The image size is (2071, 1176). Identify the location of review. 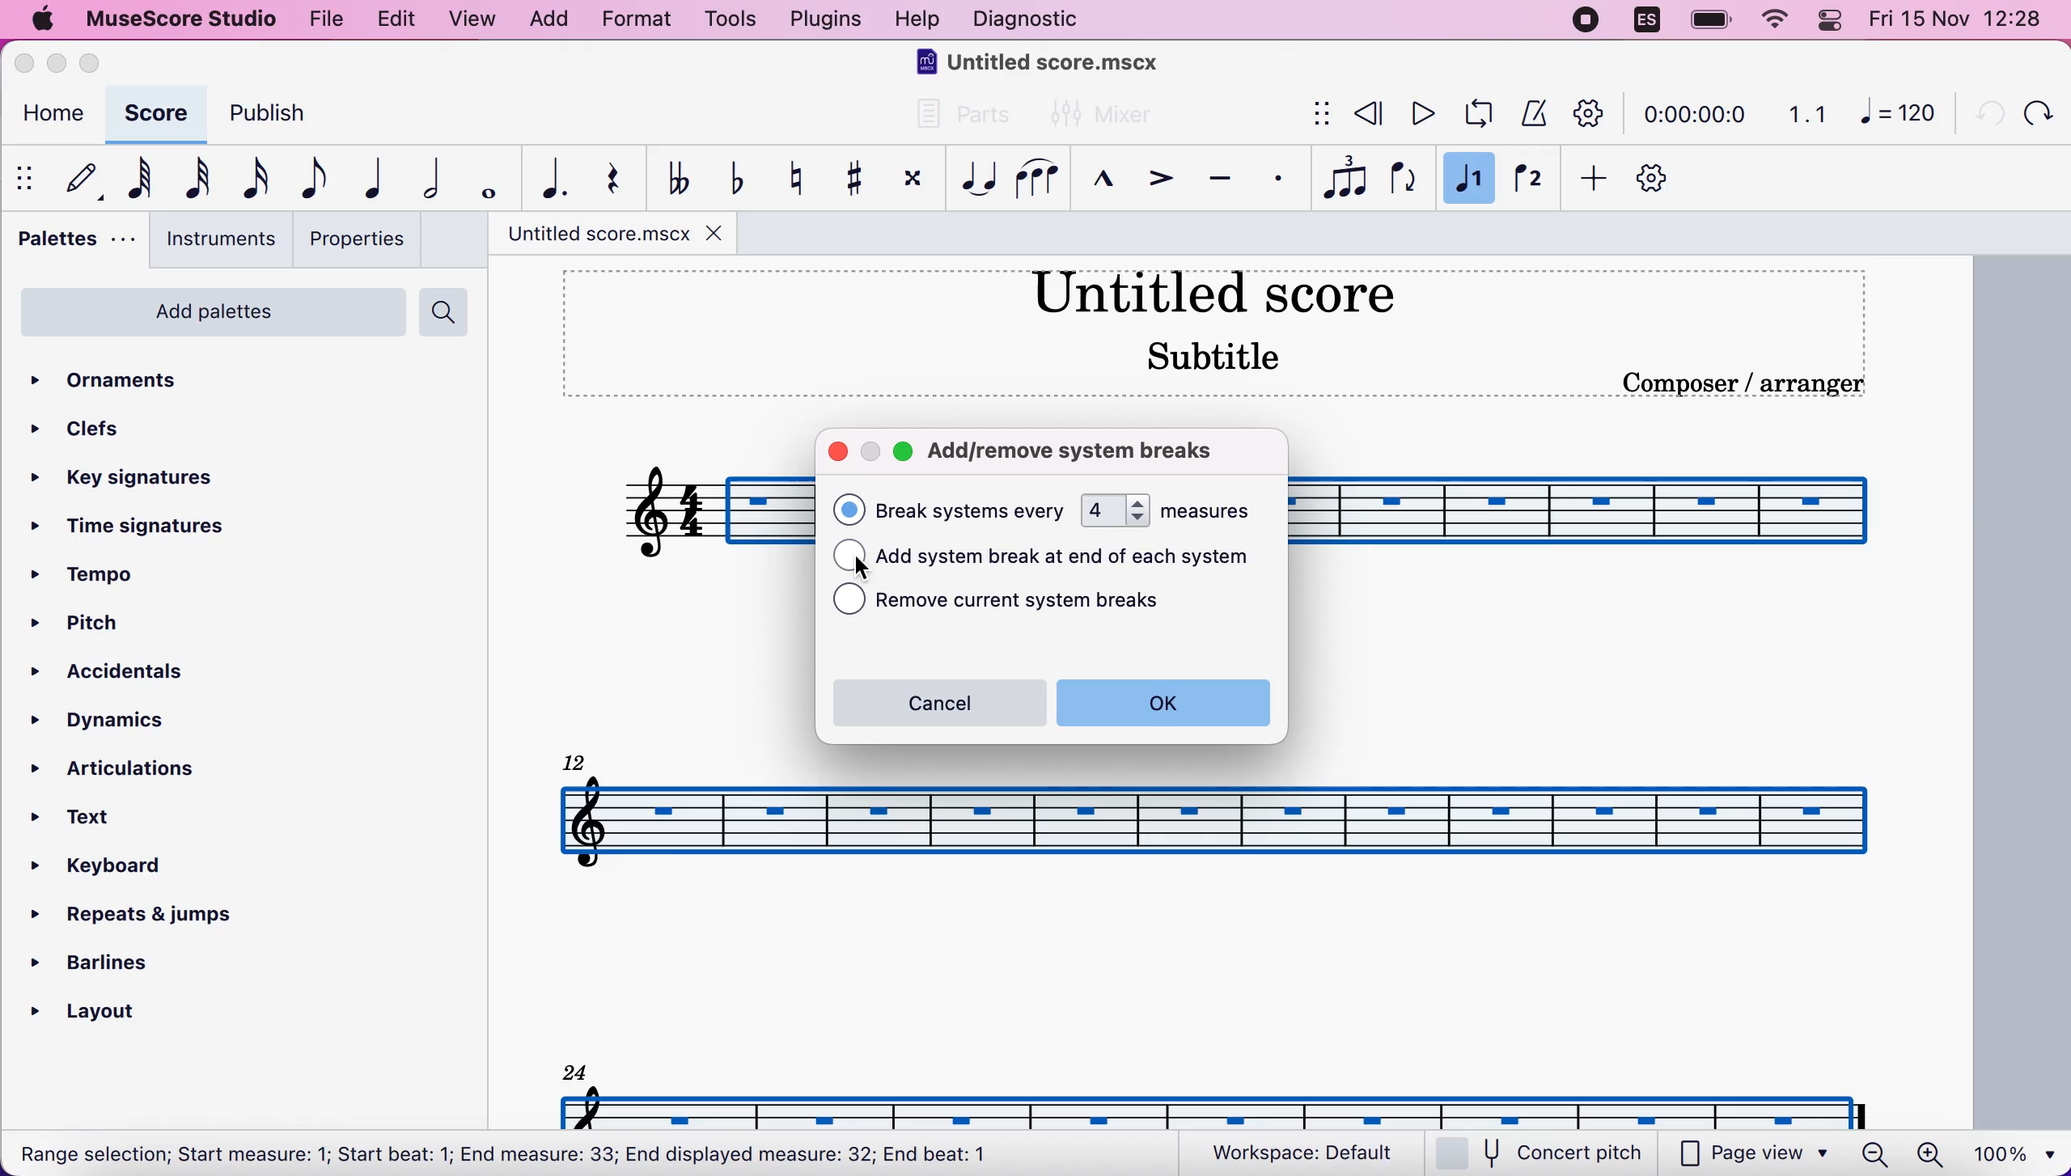
(1370, 114).